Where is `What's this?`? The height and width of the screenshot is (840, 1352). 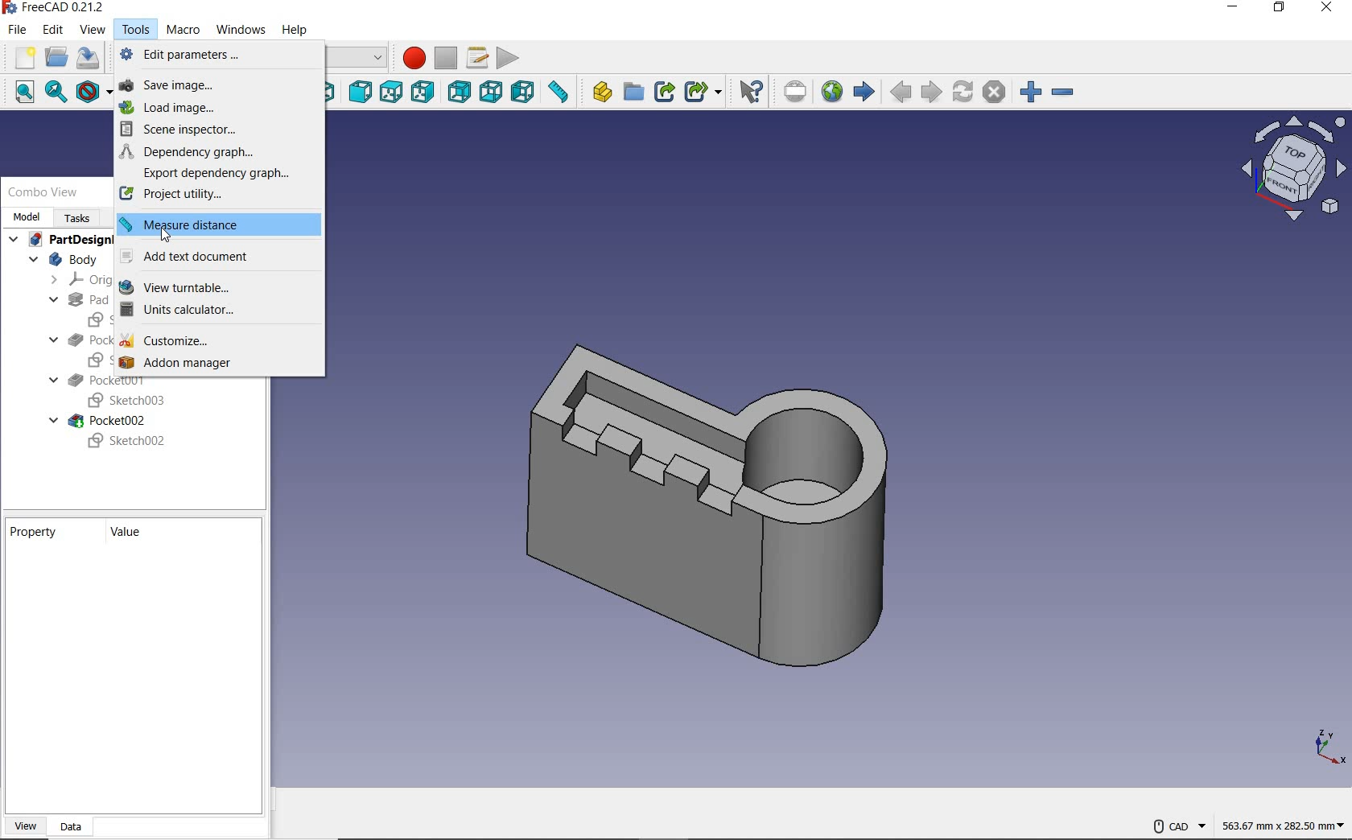
What's this? is located at coordinates (750, 92).